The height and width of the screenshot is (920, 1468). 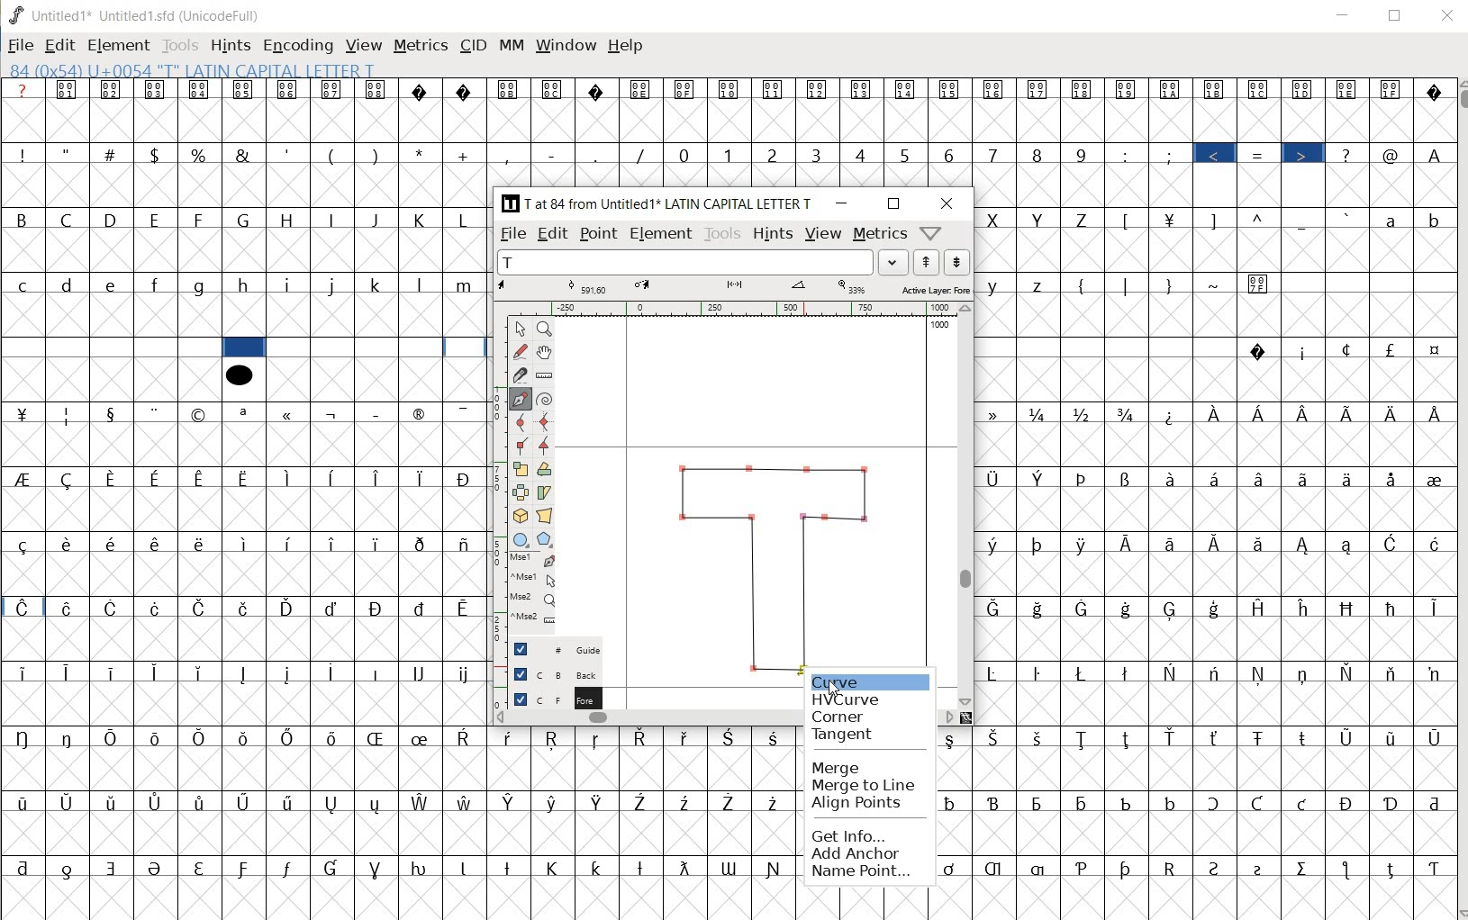 I want to click on Symbol, so click(x=67, y=544).